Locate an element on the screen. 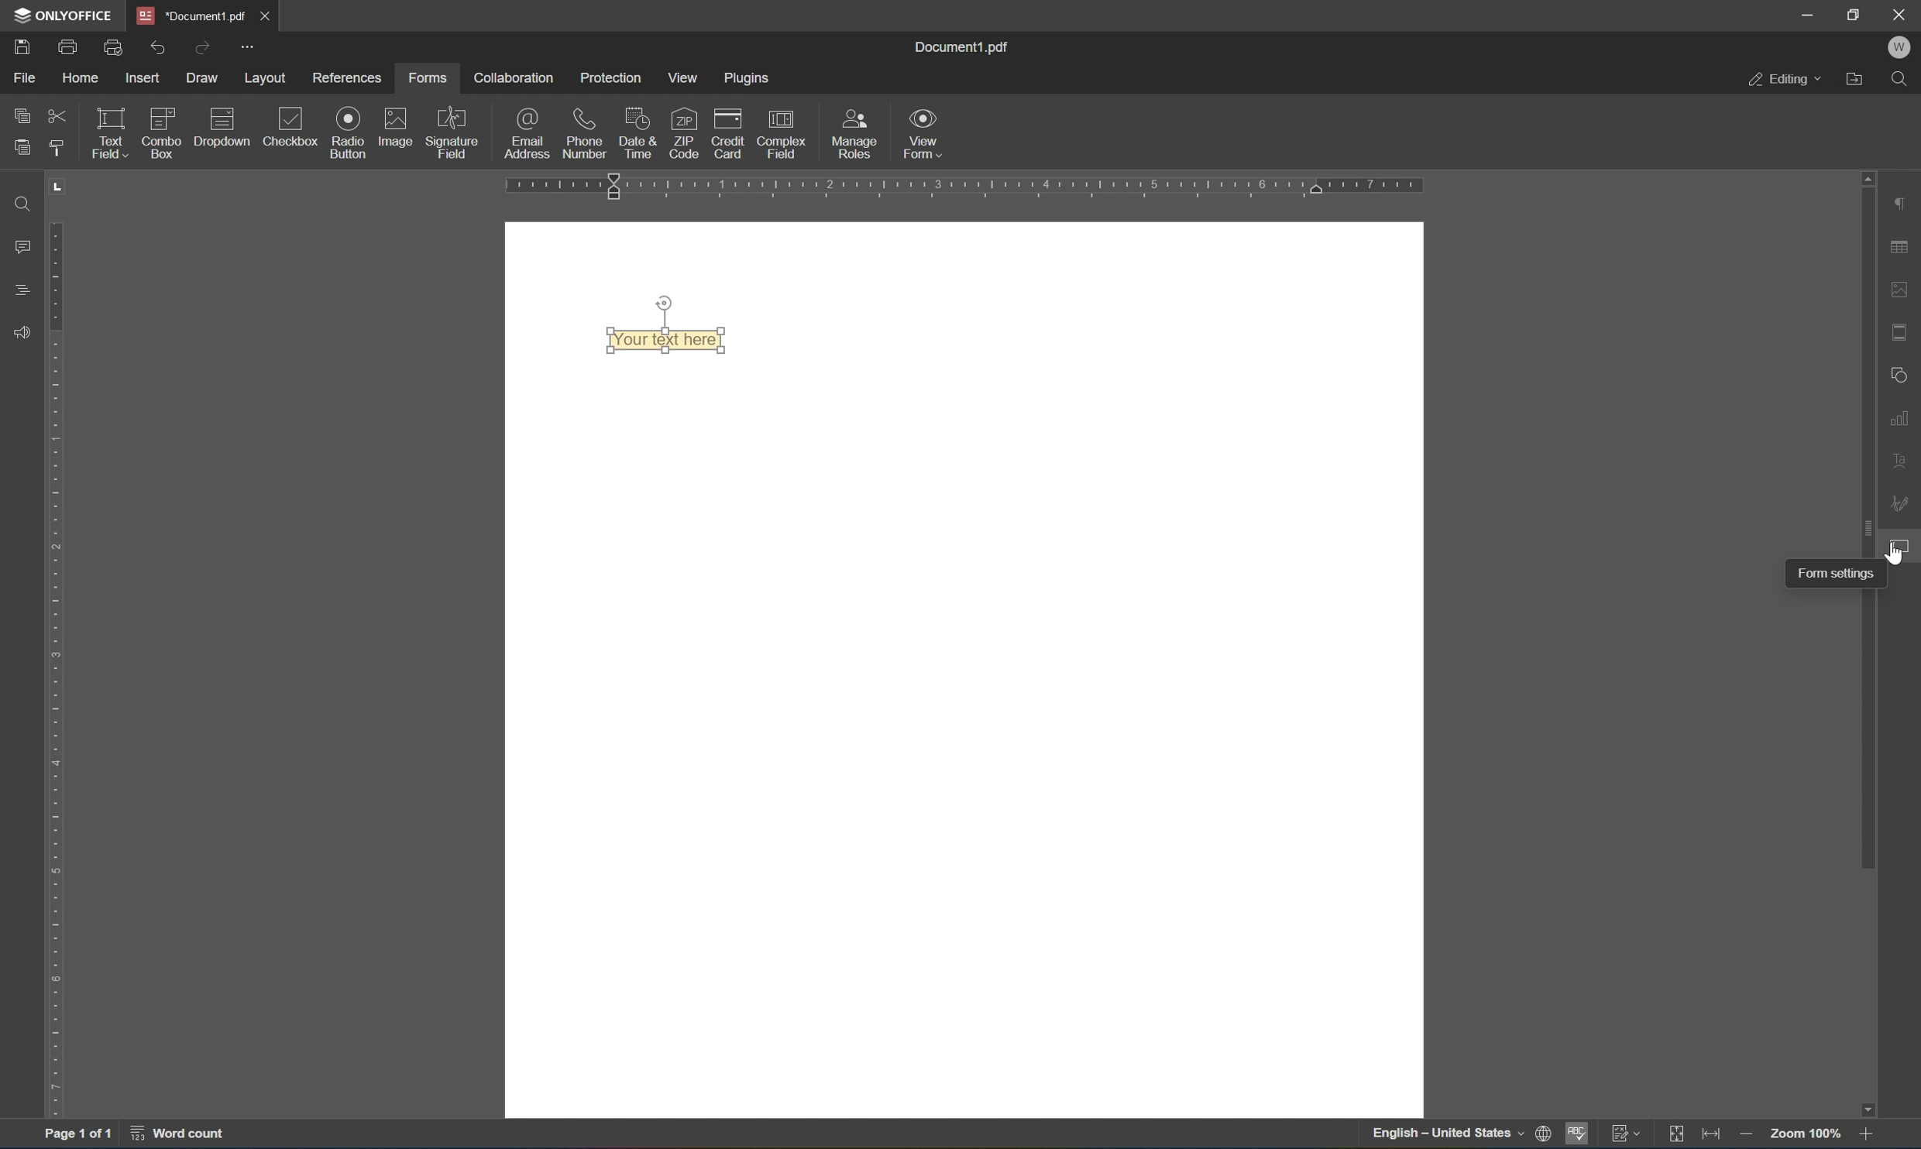 Image resolution: width=1921 pixels, height=1149 pixels. protection is located at coordinates (613, 77).